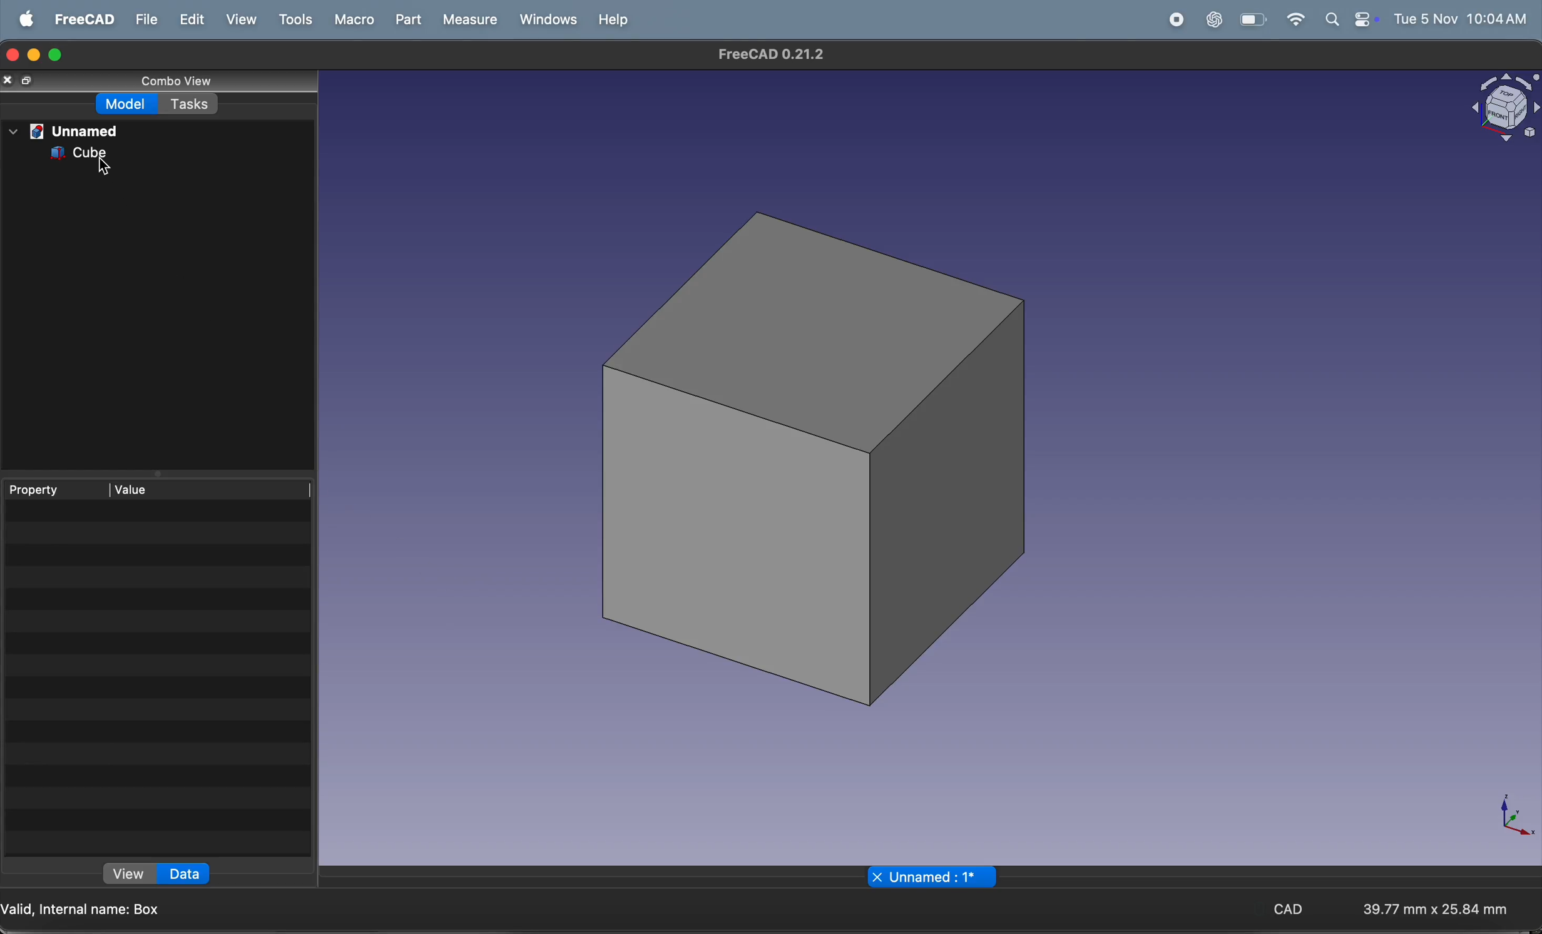 Image resolution: width=1542 pixels, height=934 pixels. What do you see at coordinates (197, 106) in the screenshot?
I see `tasks` at bounding box center [197, 106].